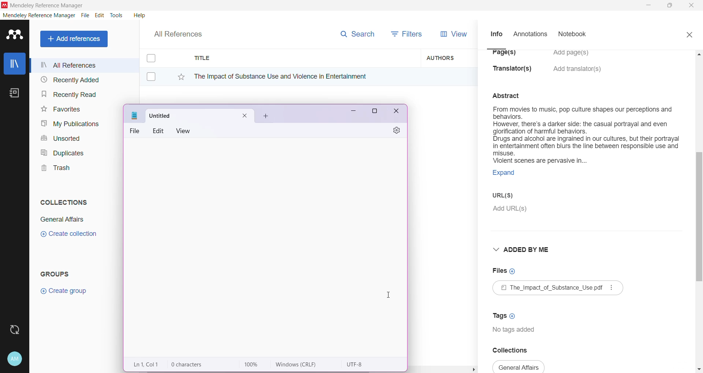 Image resolution: width=703 pixels, height=373 pixels. I want to click on Last Sync, so click(18, 329).